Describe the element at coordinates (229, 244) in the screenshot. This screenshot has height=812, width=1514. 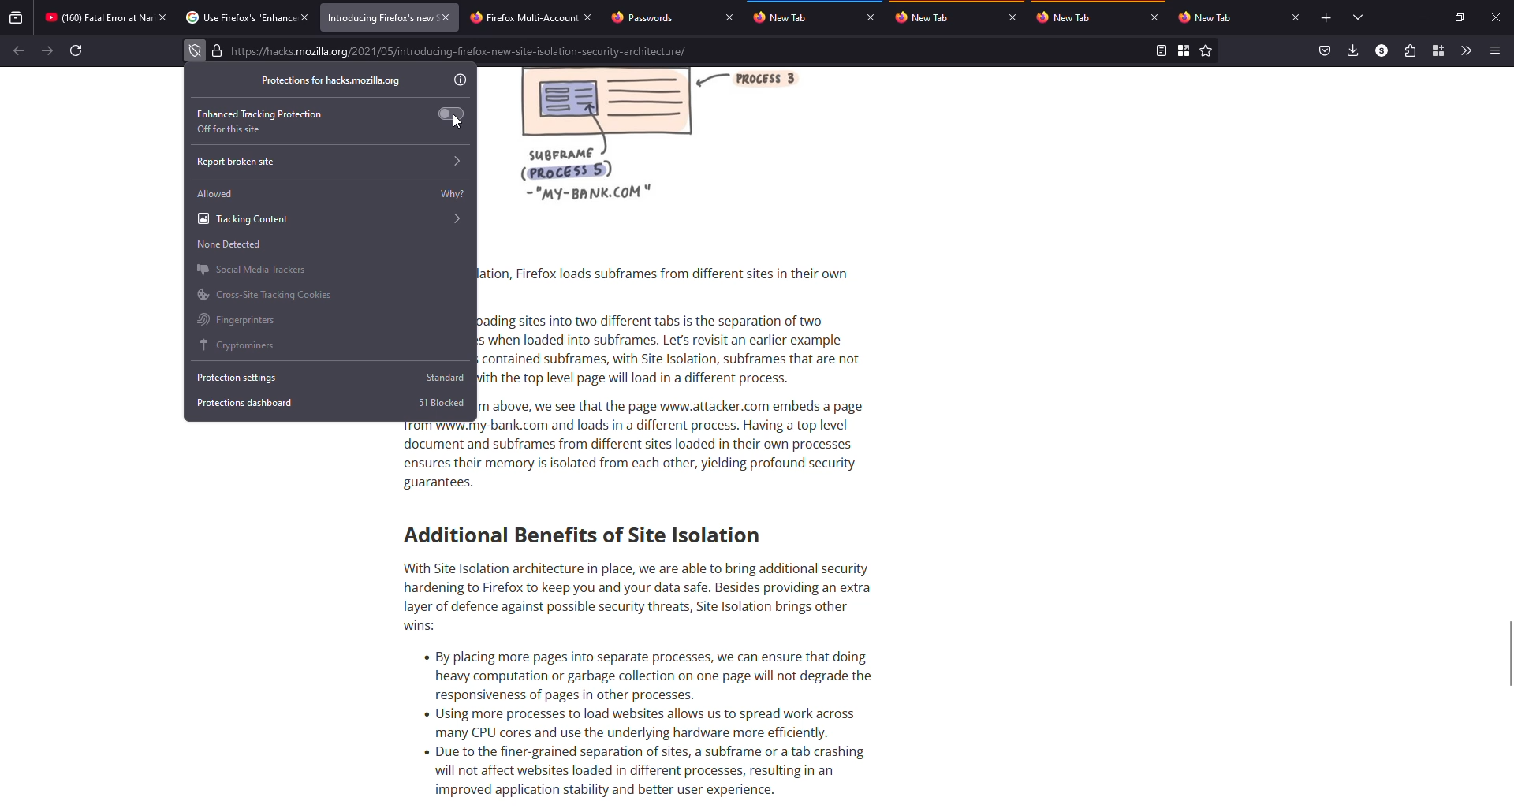
I see `none detected` at that location.